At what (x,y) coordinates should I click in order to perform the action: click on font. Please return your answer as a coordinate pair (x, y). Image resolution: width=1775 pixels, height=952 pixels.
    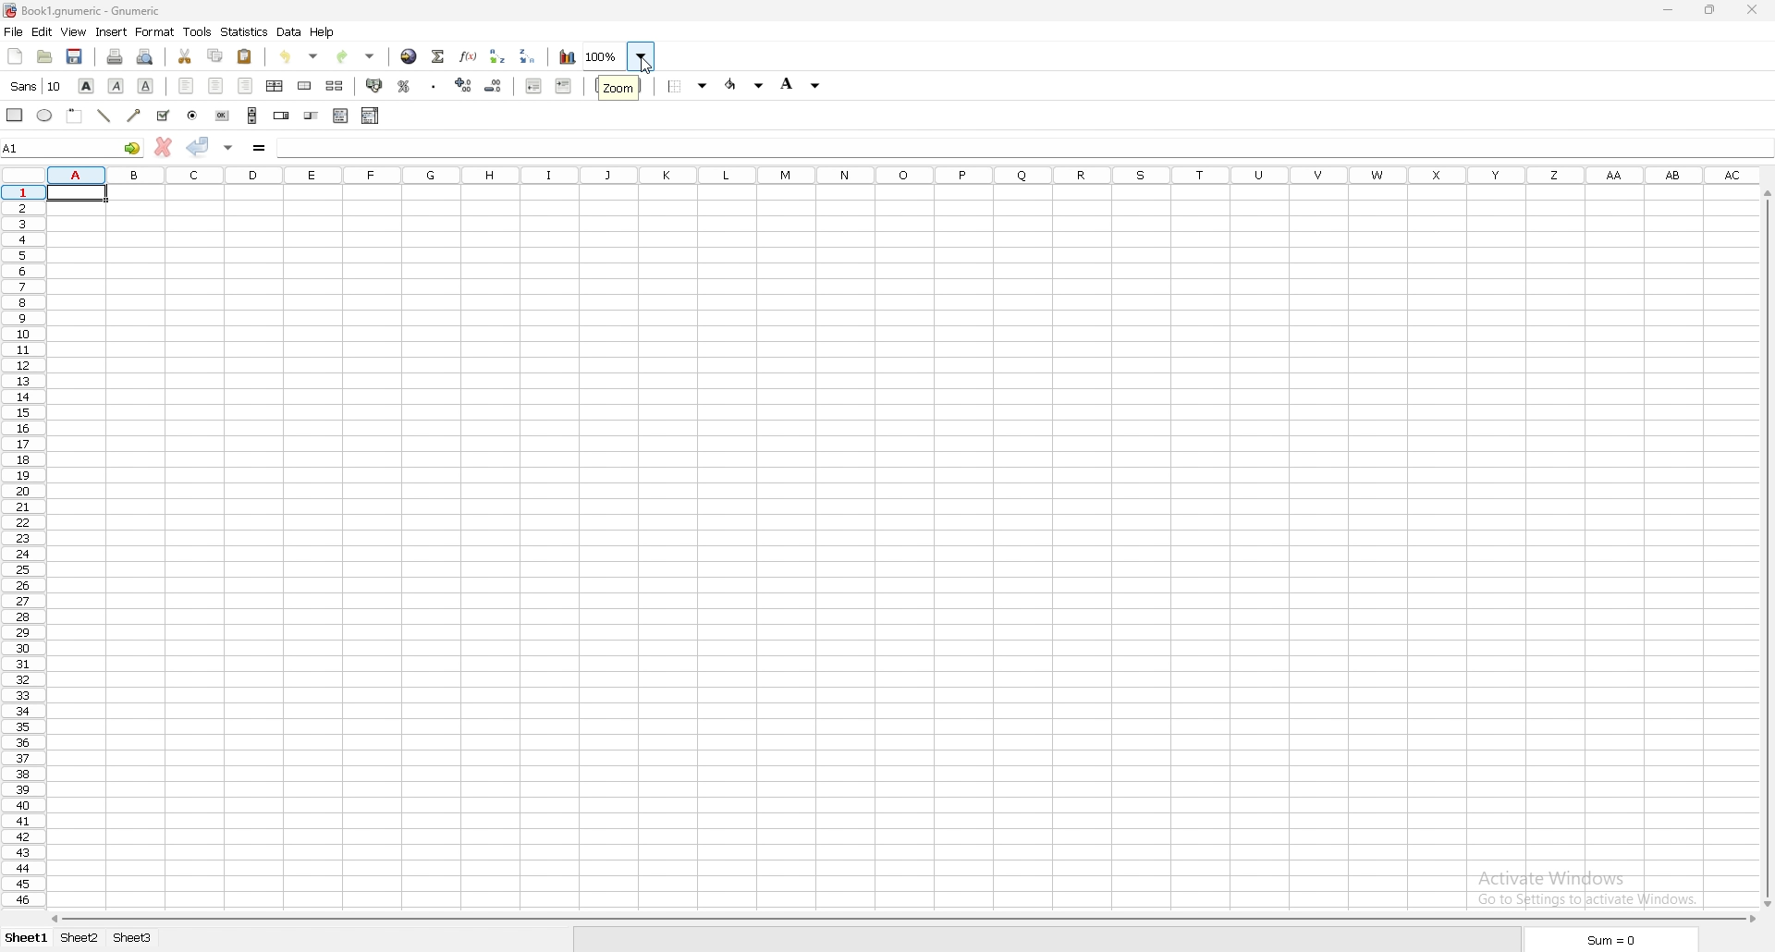
    Looking at the image, I should click on (38, 86).